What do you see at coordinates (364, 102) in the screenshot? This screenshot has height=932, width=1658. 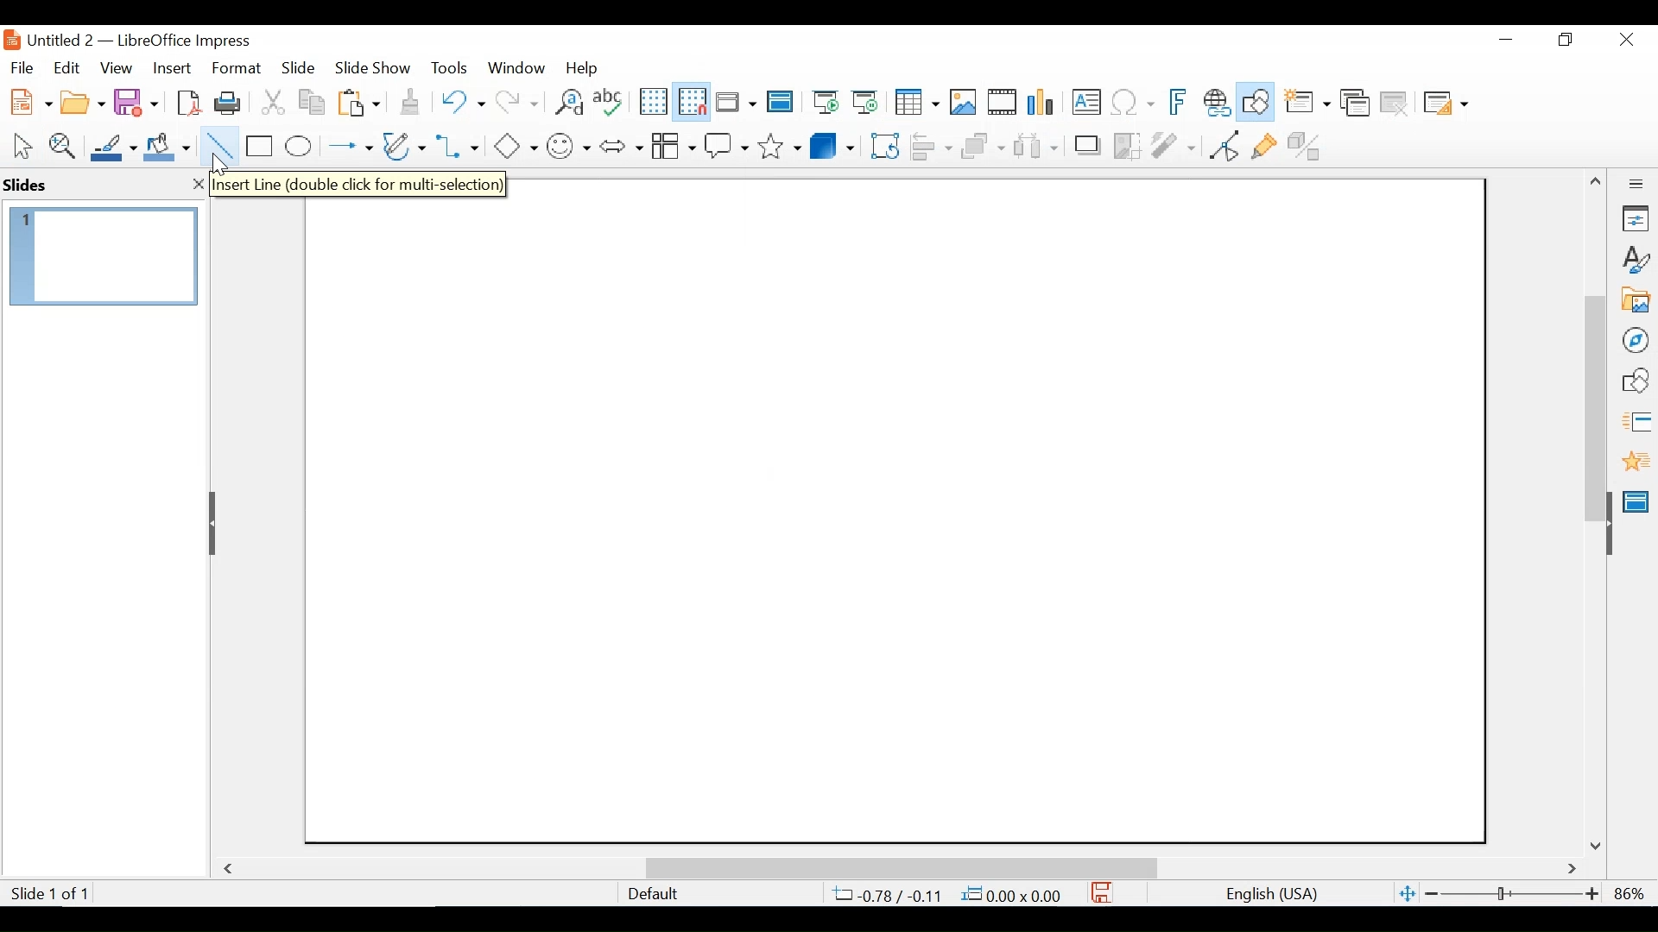 I see `Paste` at bounding box center [364, 102].